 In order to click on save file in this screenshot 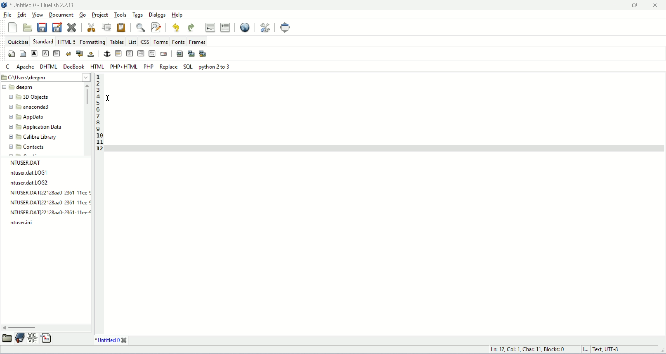, I will do `click(42, 28)`.